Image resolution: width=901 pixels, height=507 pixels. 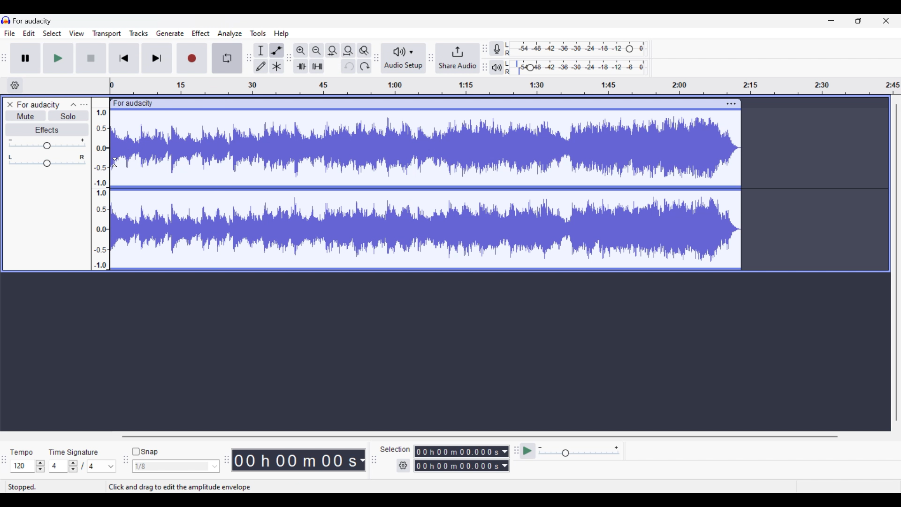 I want to click on Selection duration, so click(x=457, y=458).